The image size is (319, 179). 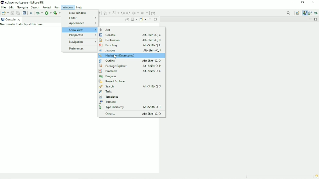 I want to click on Search, so click(x=35, y=8).